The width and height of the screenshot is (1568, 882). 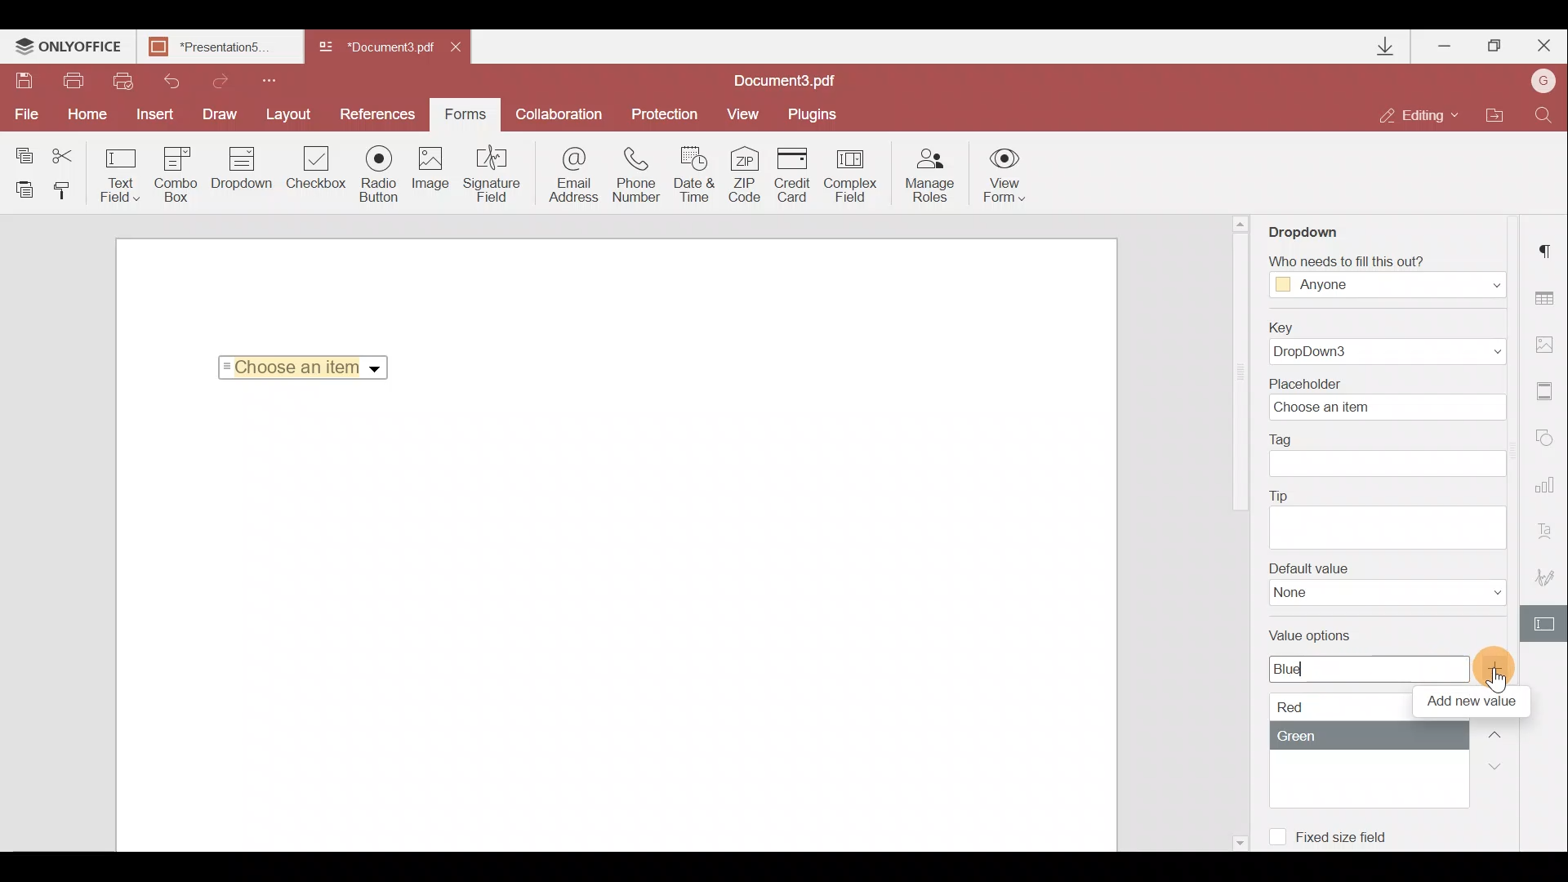 I want to click on Date & time, so click(x=697, y=175).